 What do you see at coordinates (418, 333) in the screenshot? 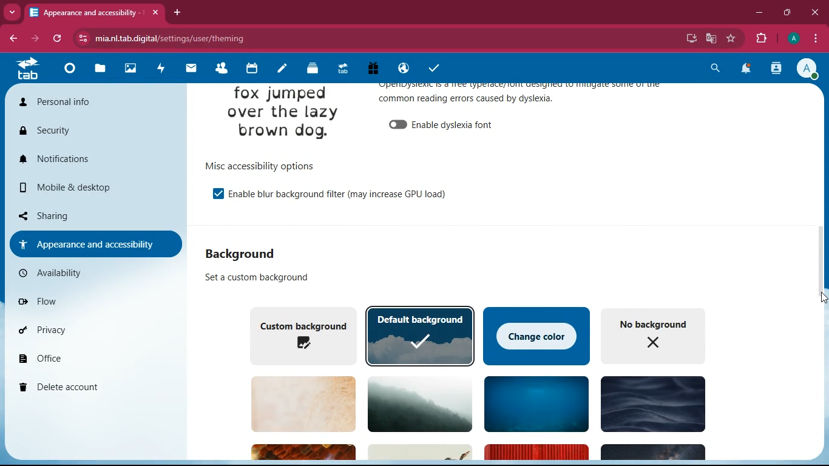
I see `default` at bounding box center [418, 333].